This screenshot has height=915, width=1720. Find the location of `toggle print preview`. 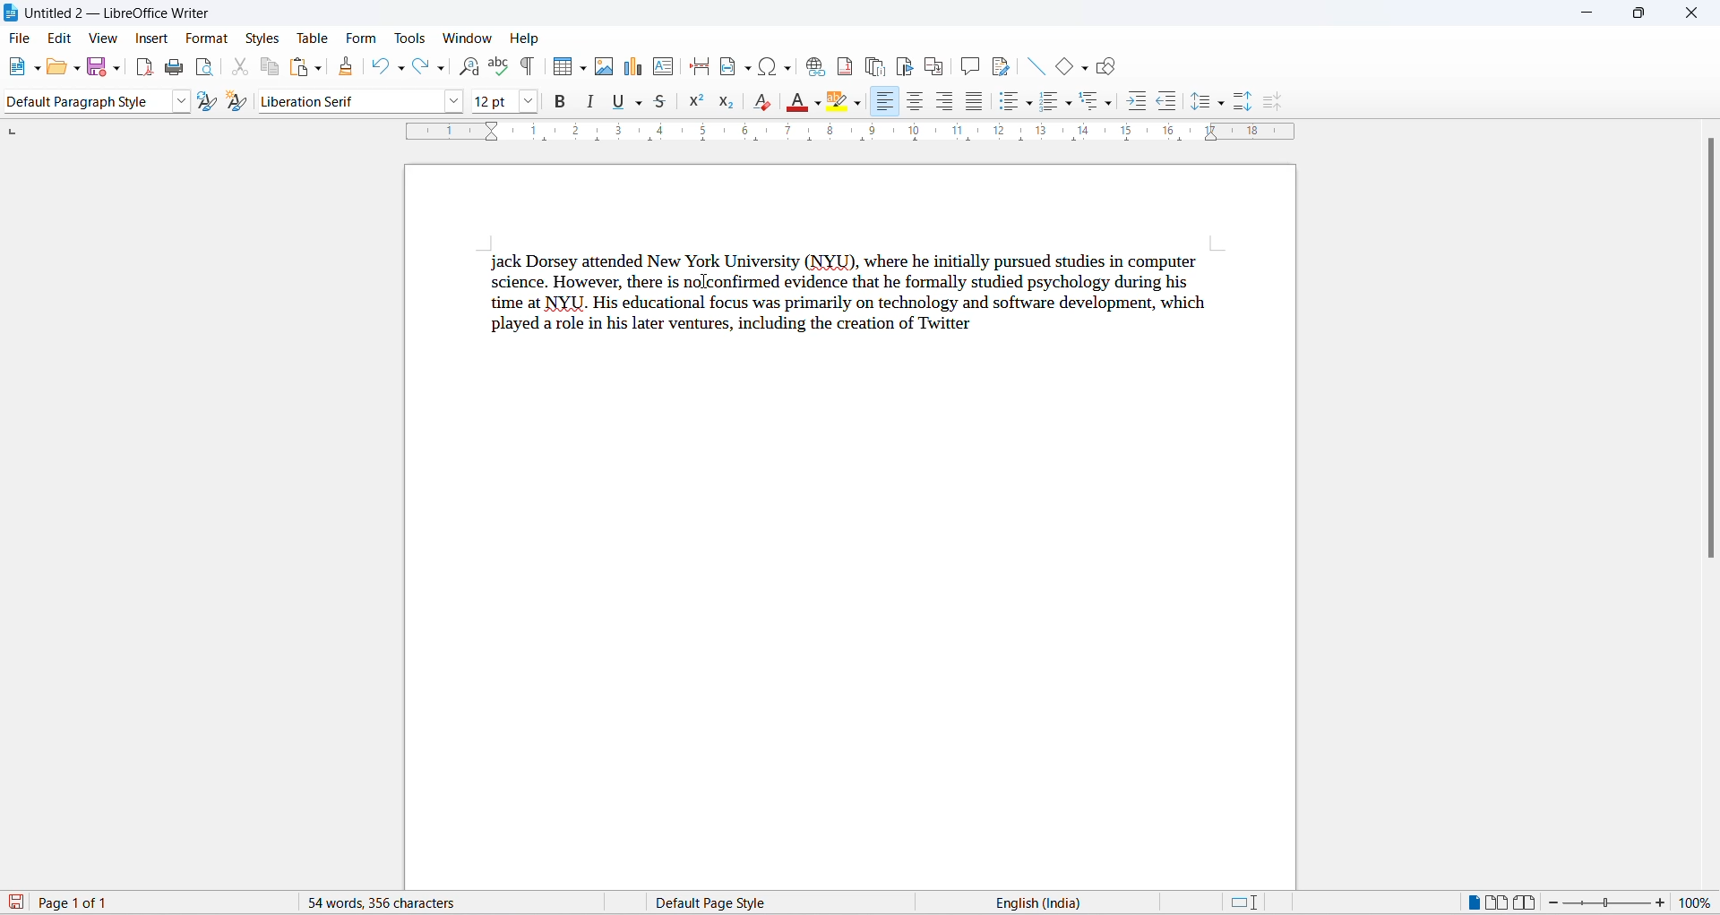

toggle print preview is located at coordinates (207, 69).